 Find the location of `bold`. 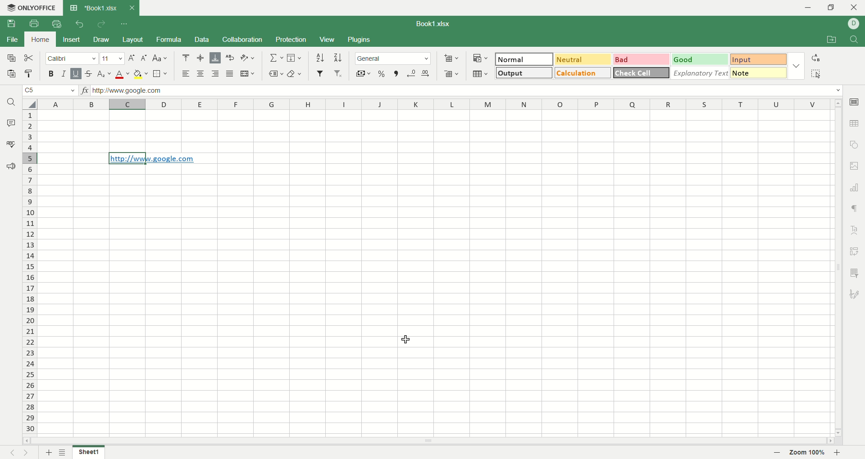

bold is located at coordinates (53, 74).